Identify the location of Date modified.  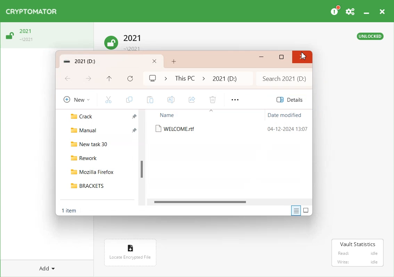
(288, 115).